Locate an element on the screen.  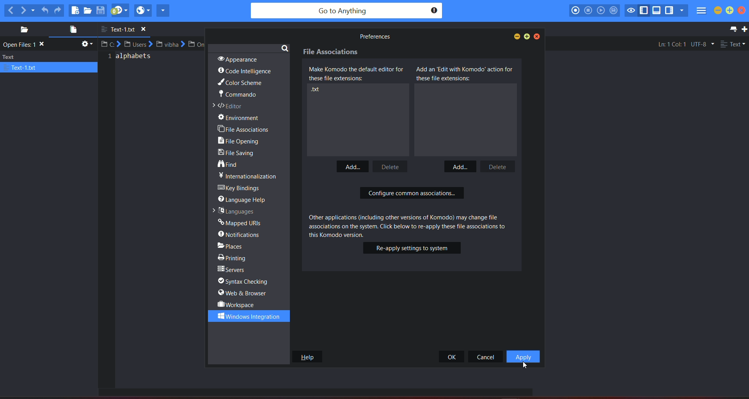
show/hide right pane is located at coordinates (669, 11).